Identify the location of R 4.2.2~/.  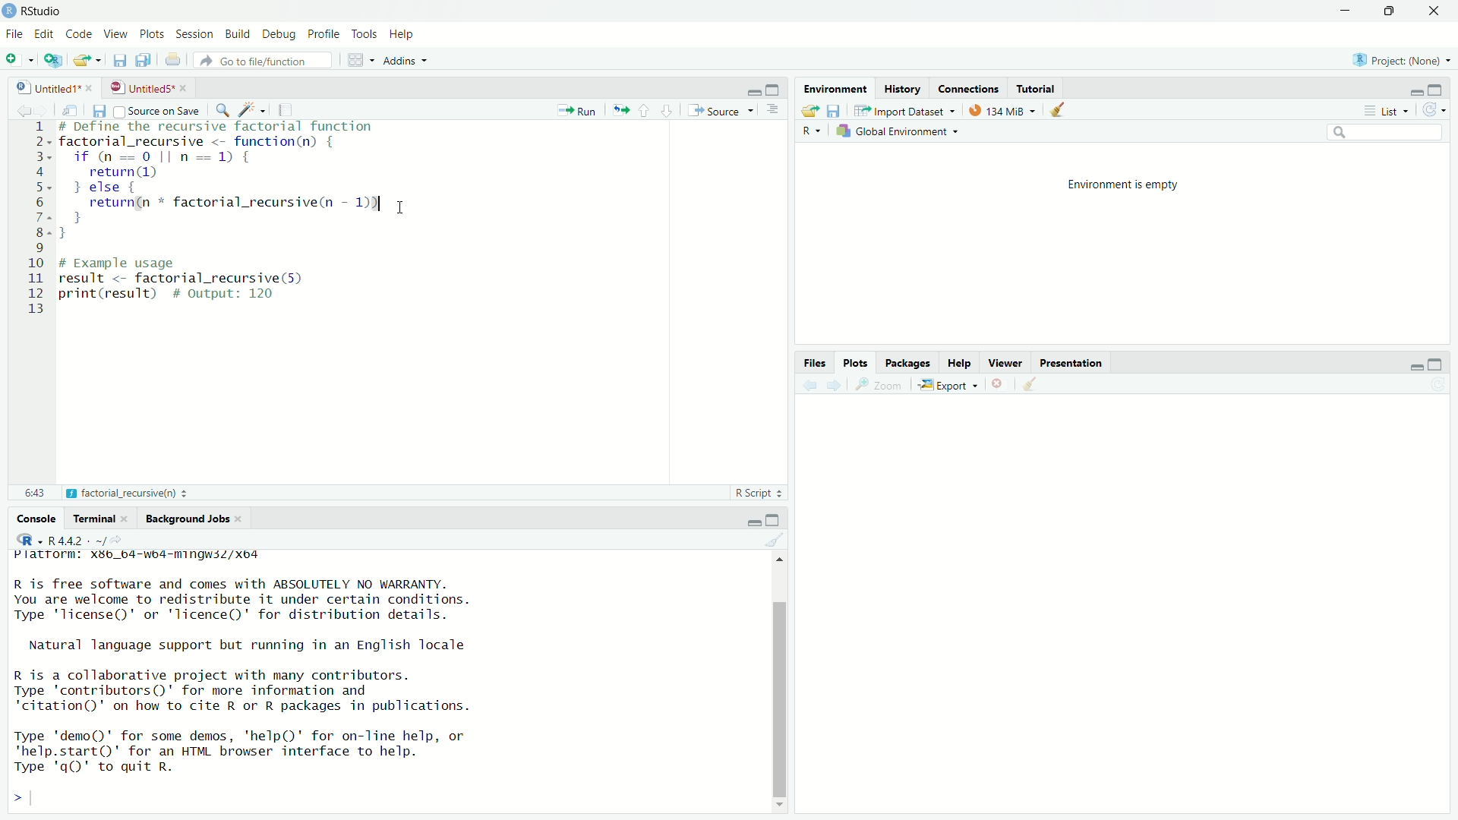
(74, 540).